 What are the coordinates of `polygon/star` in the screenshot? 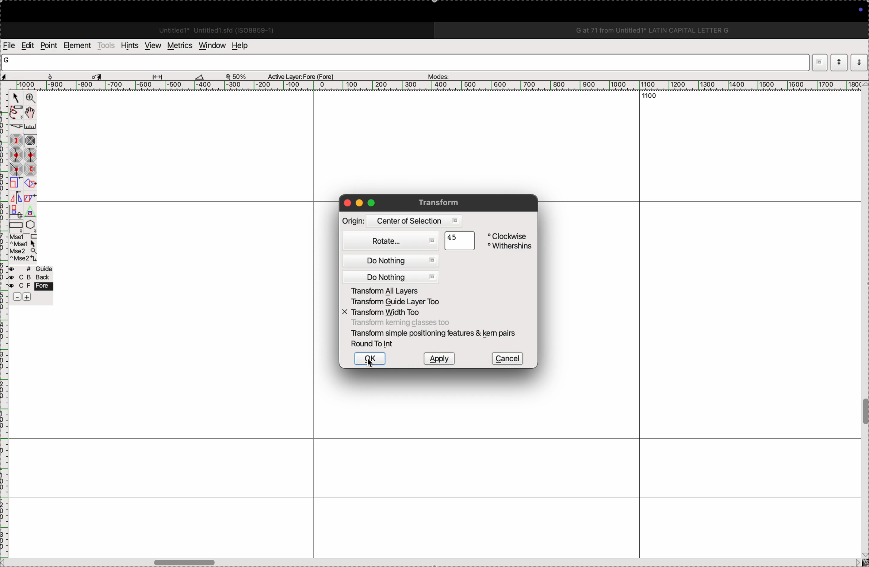 It's located at (31, 224).